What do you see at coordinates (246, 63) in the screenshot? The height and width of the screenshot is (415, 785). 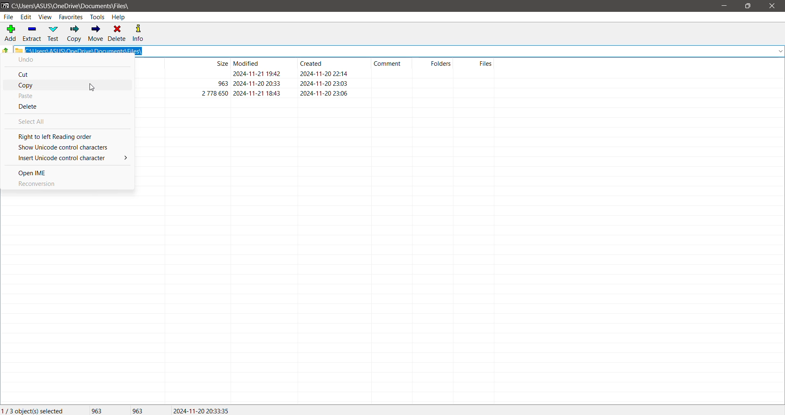 I see `modified` at bounding box center [246, 63].